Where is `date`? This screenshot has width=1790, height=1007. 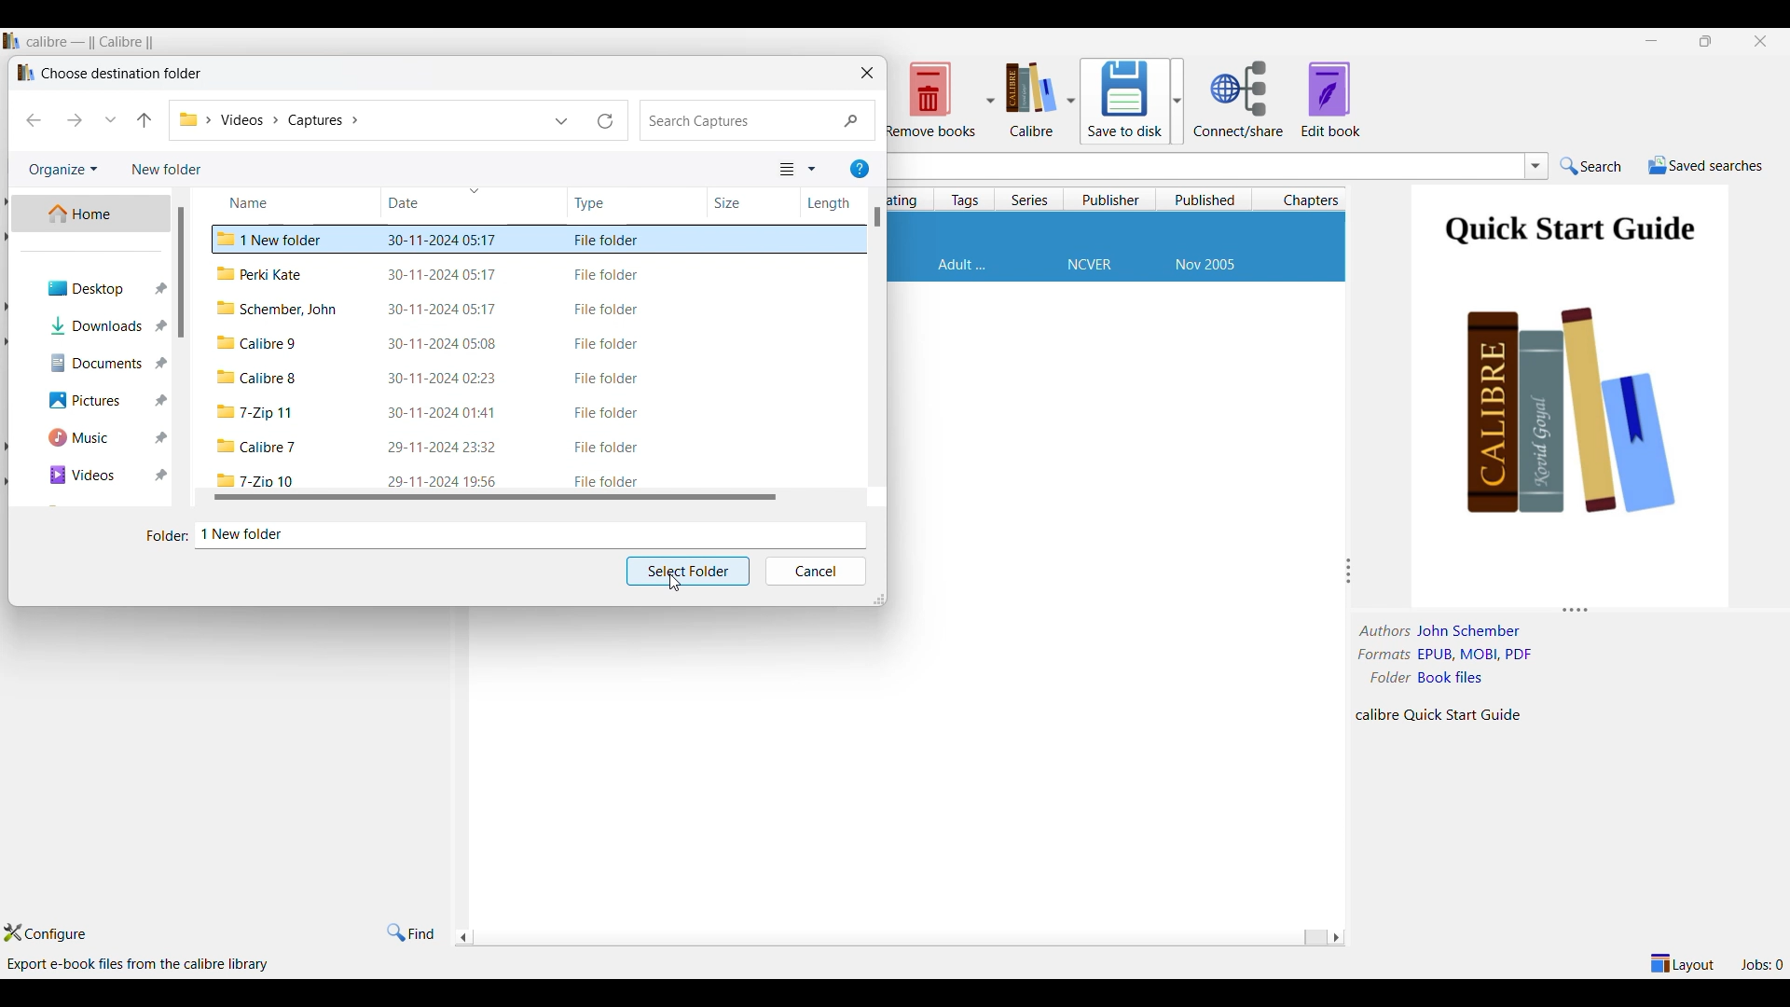 date is located at coordinates (439, 309).